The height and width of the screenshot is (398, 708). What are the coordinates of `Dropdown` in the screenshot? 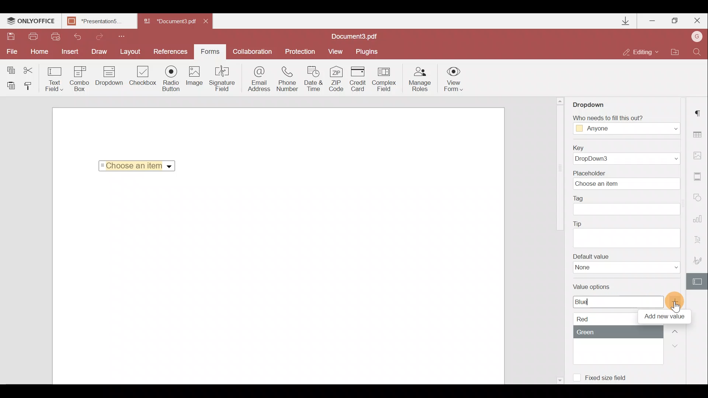 It's located at (170, 167).